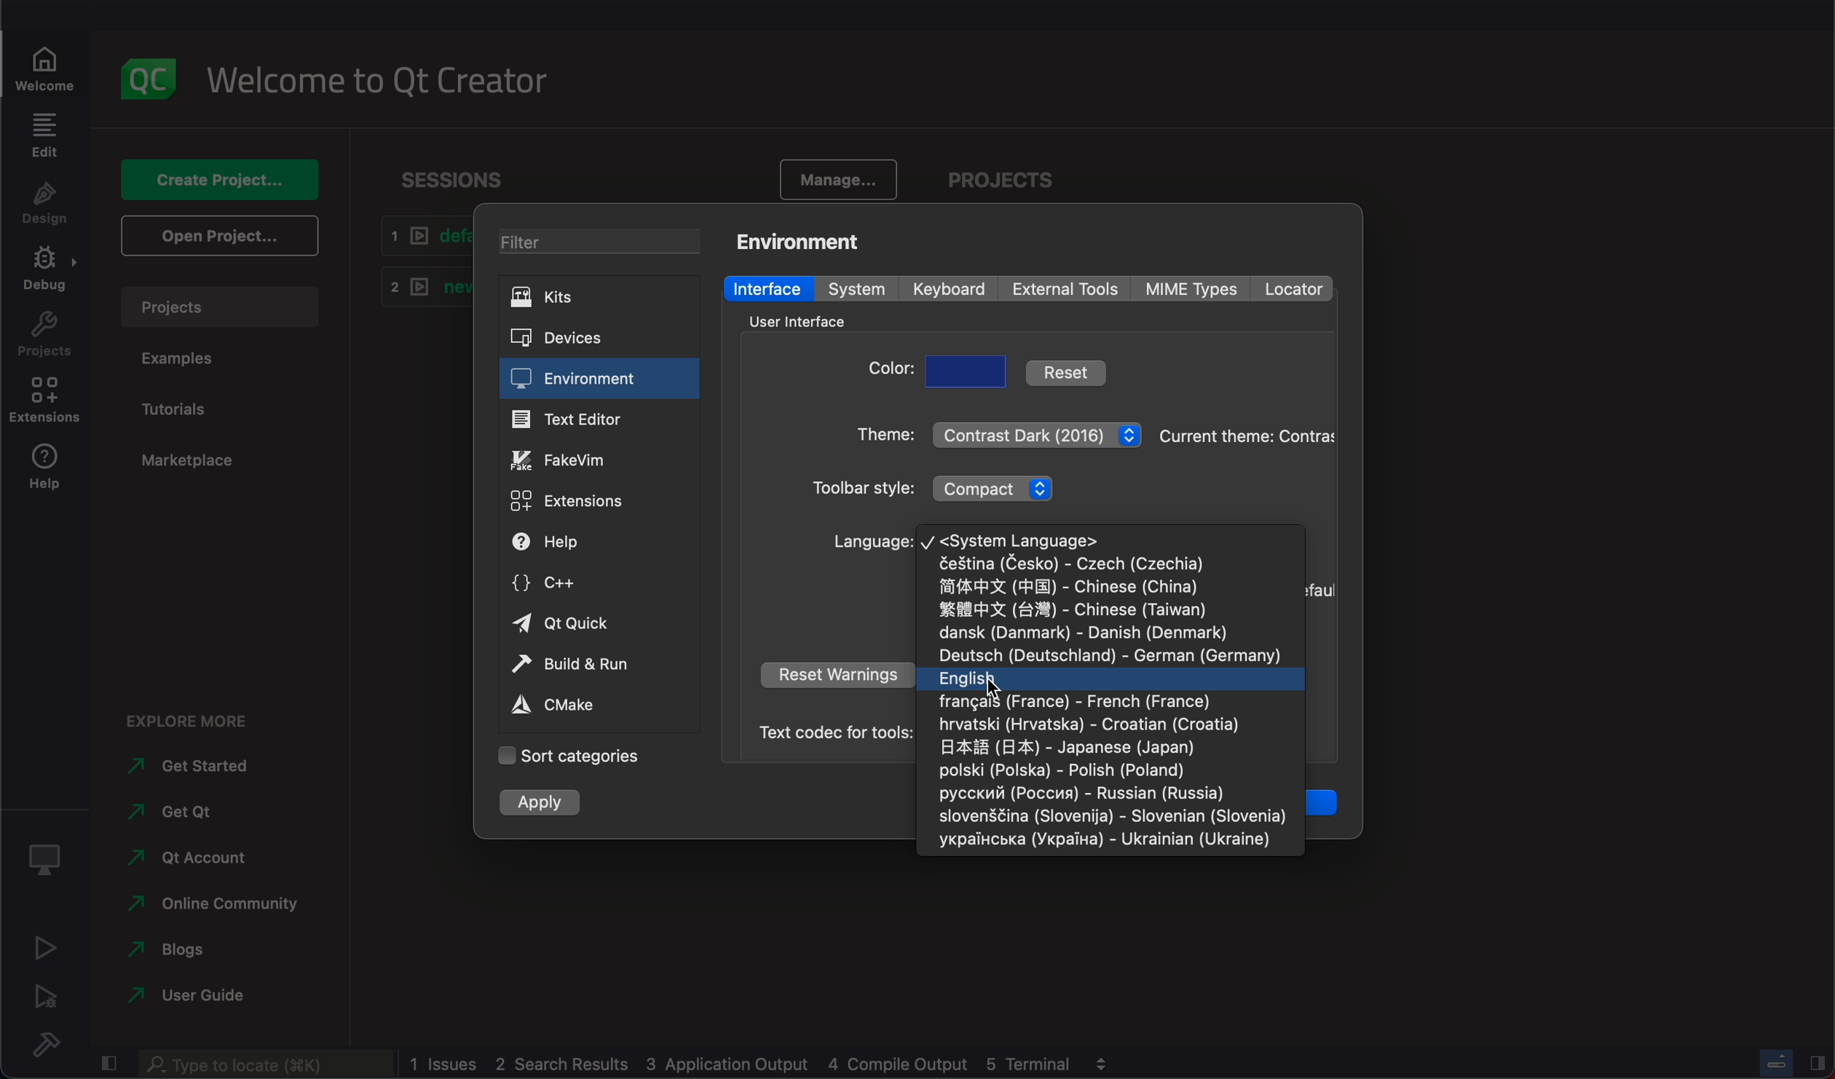 The height and width of the screenshot is (1079, 1835). What do you see at coordinates (216, 236) in the screenshot?
I see `open` at bounding box center [216, 236].